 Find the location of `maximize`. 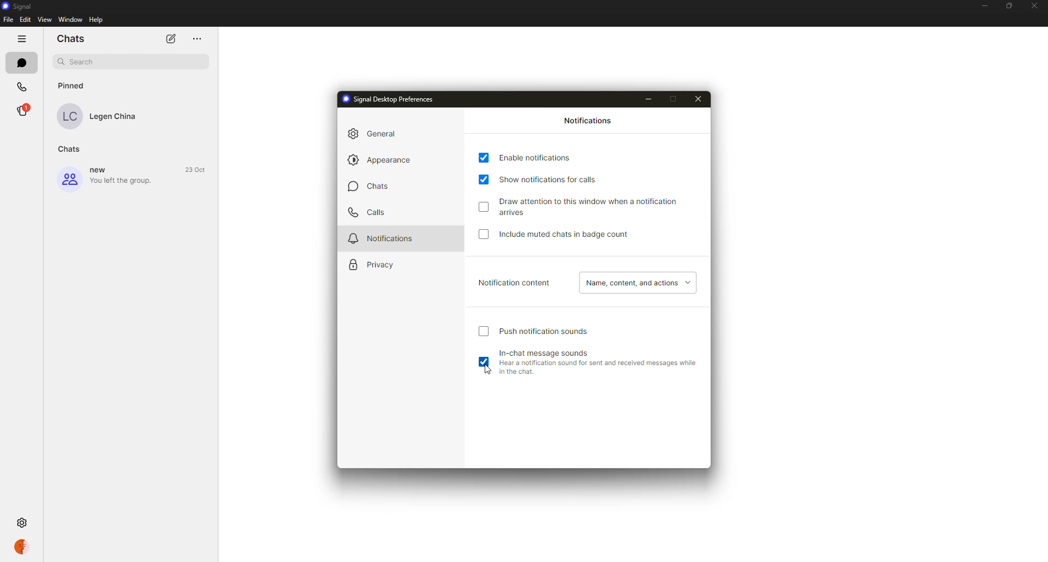

maximize is located at coordinates (675, 99).